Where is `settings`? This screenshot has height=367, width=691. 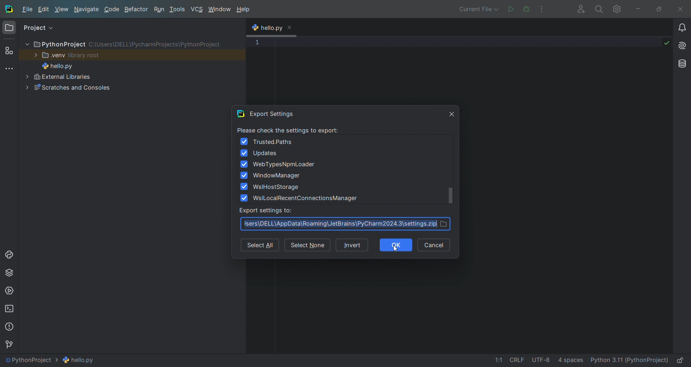
settings is located at coordinates (617, 8).